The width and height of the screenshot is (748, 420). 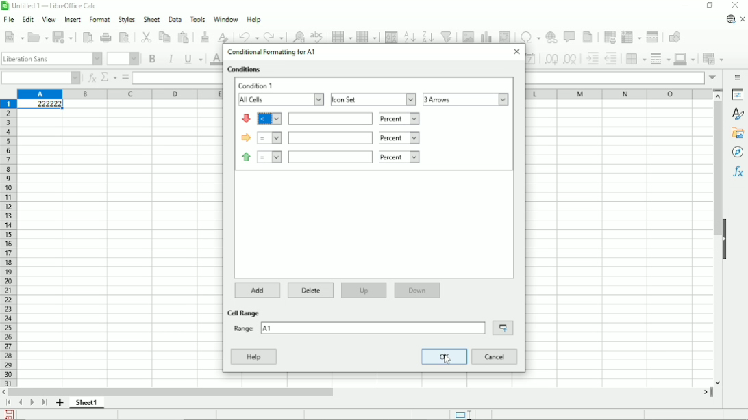 What do you see at coordinates (391, 35) in the screenshot?
I see `Sort` at bounding box center [391, 35].